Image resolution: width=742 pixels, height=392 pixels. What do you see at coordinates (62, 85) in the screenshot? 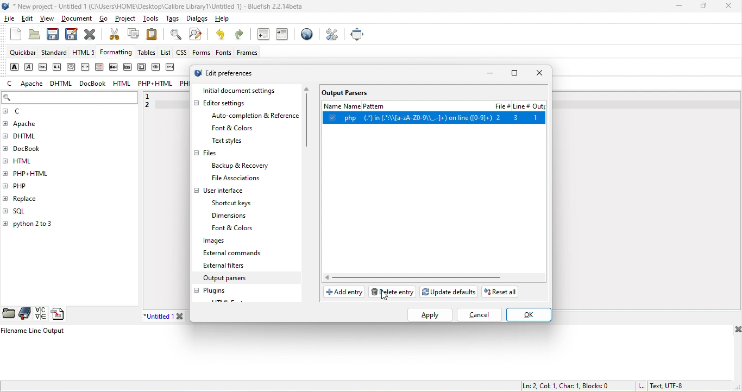
I see `dhtml` at bounding box center [62, 85].